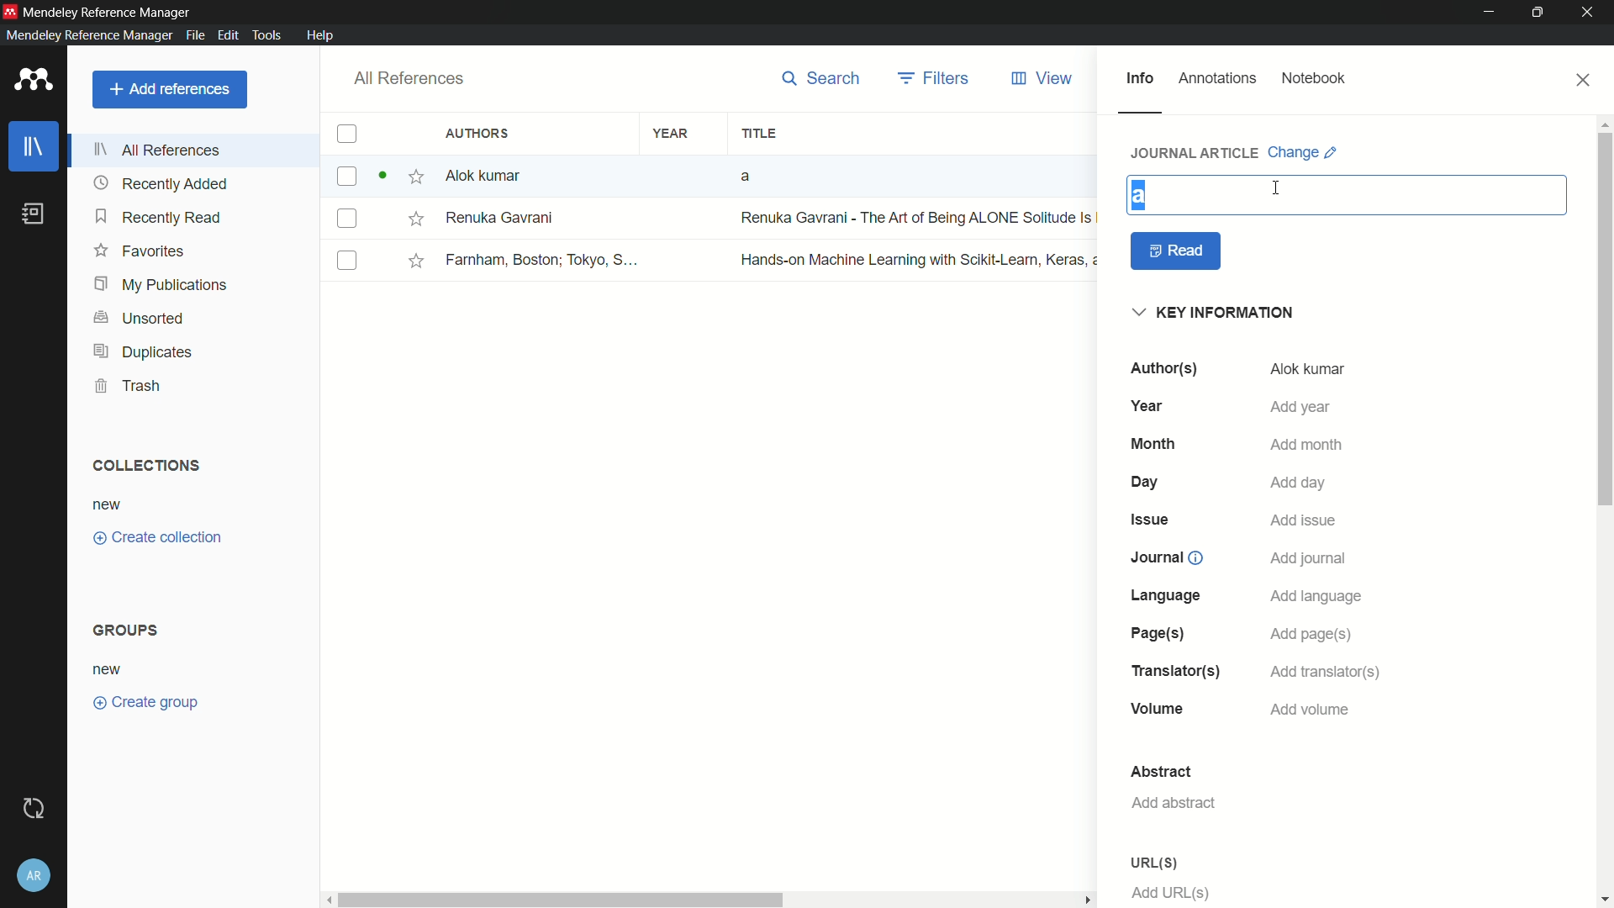  What do you see at coordinates (821, 78) in the screenshot?
I see `search` at bounding box center [821, 78].